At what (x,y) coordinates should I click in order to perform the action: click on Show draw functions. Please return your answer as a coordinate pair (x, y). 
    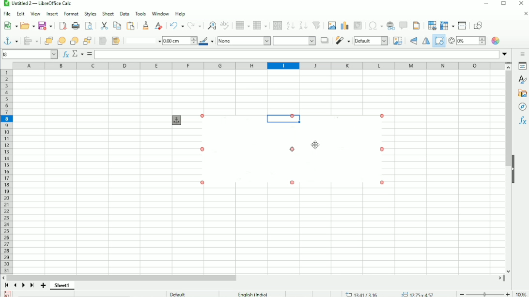
    Looking at the image, I should click on (478, 25).